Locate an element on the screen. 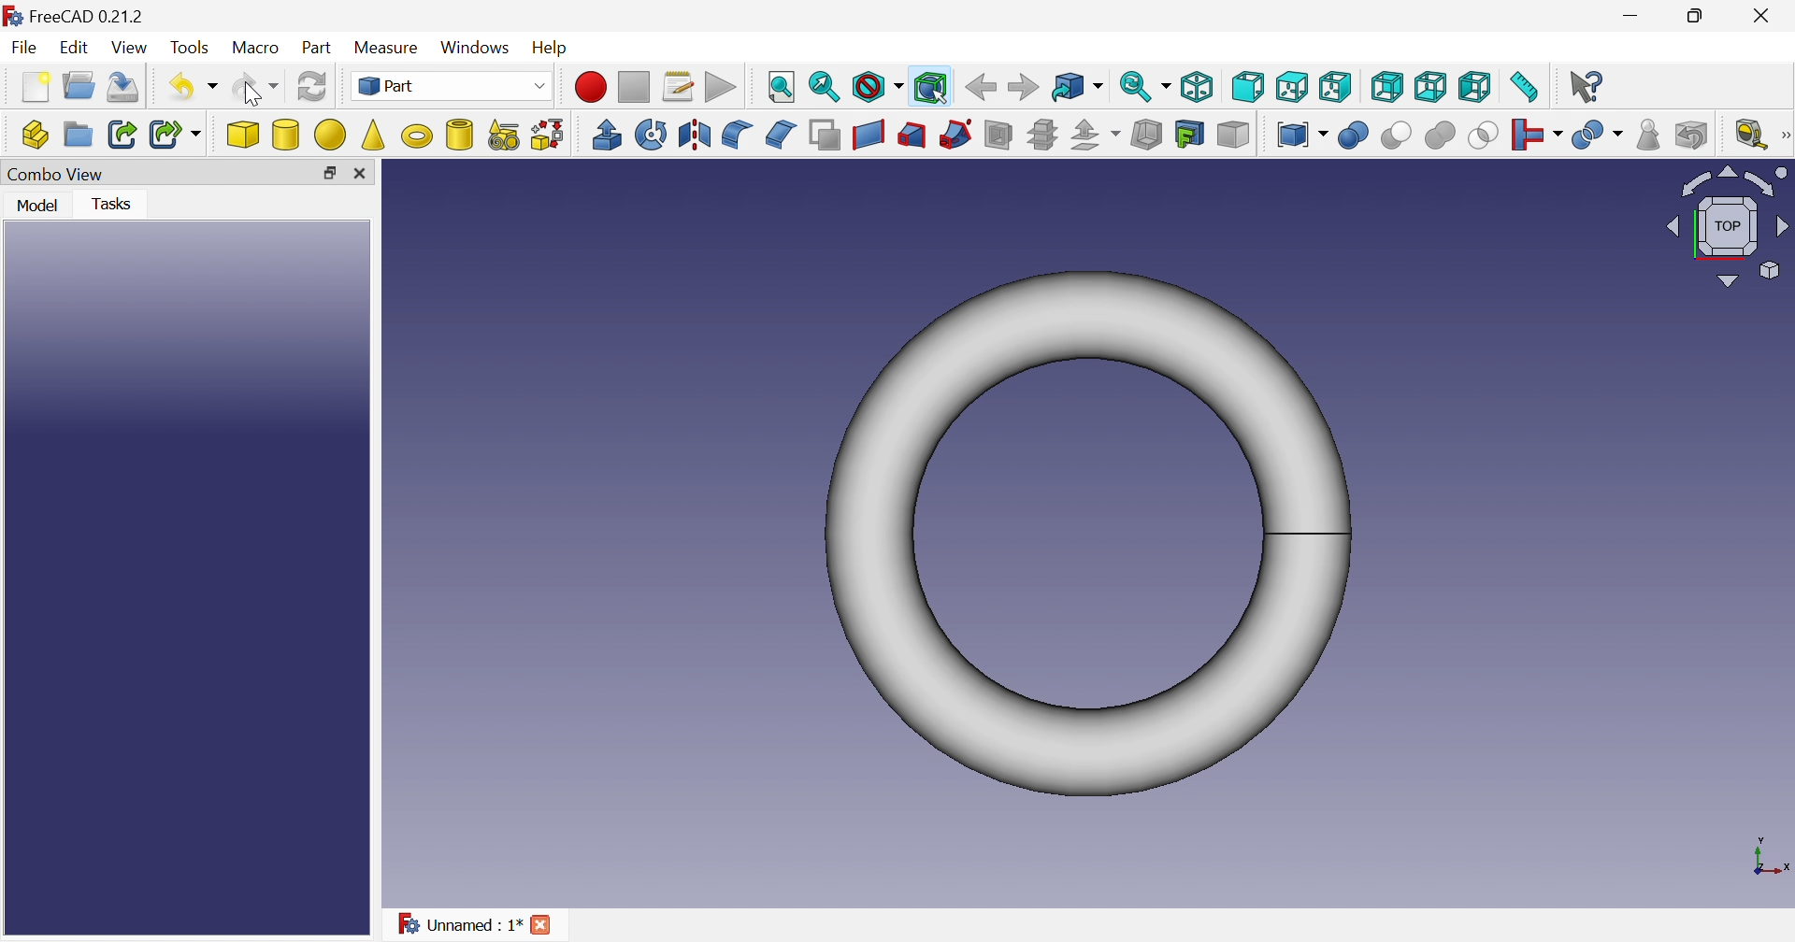 This screenshot has height=942, width=1795. Bottom is located at coordinates (1430, 88).